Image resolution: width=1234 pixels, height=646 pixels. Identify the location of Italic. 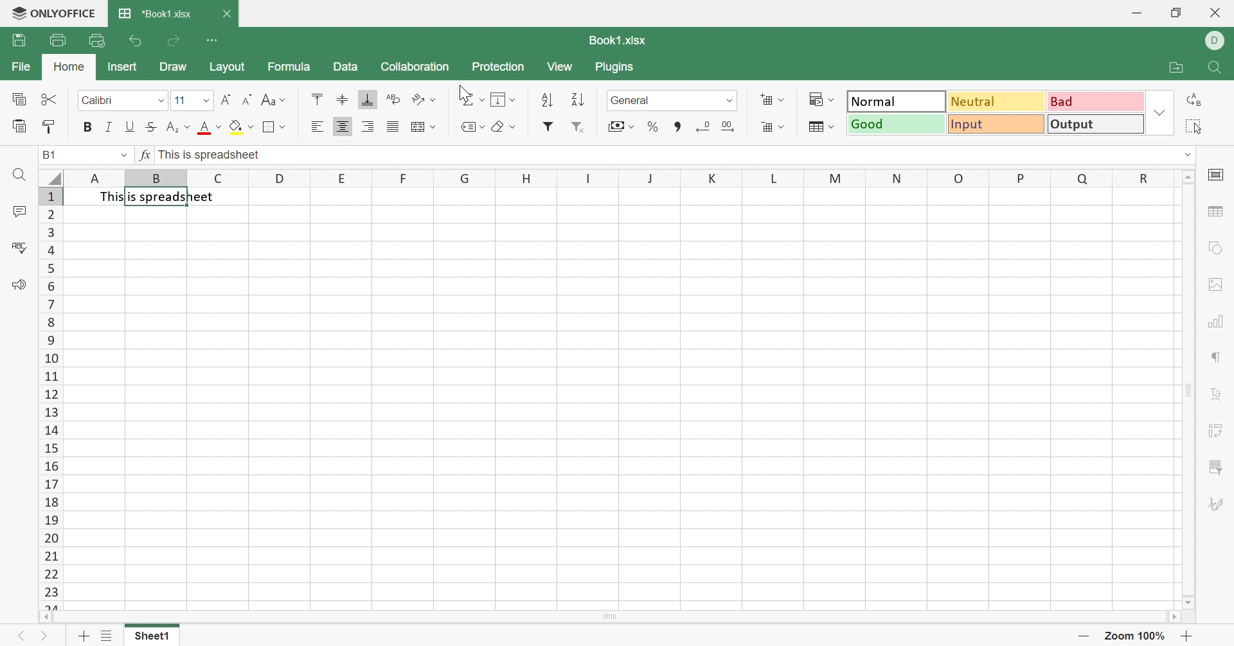
(111, 127).